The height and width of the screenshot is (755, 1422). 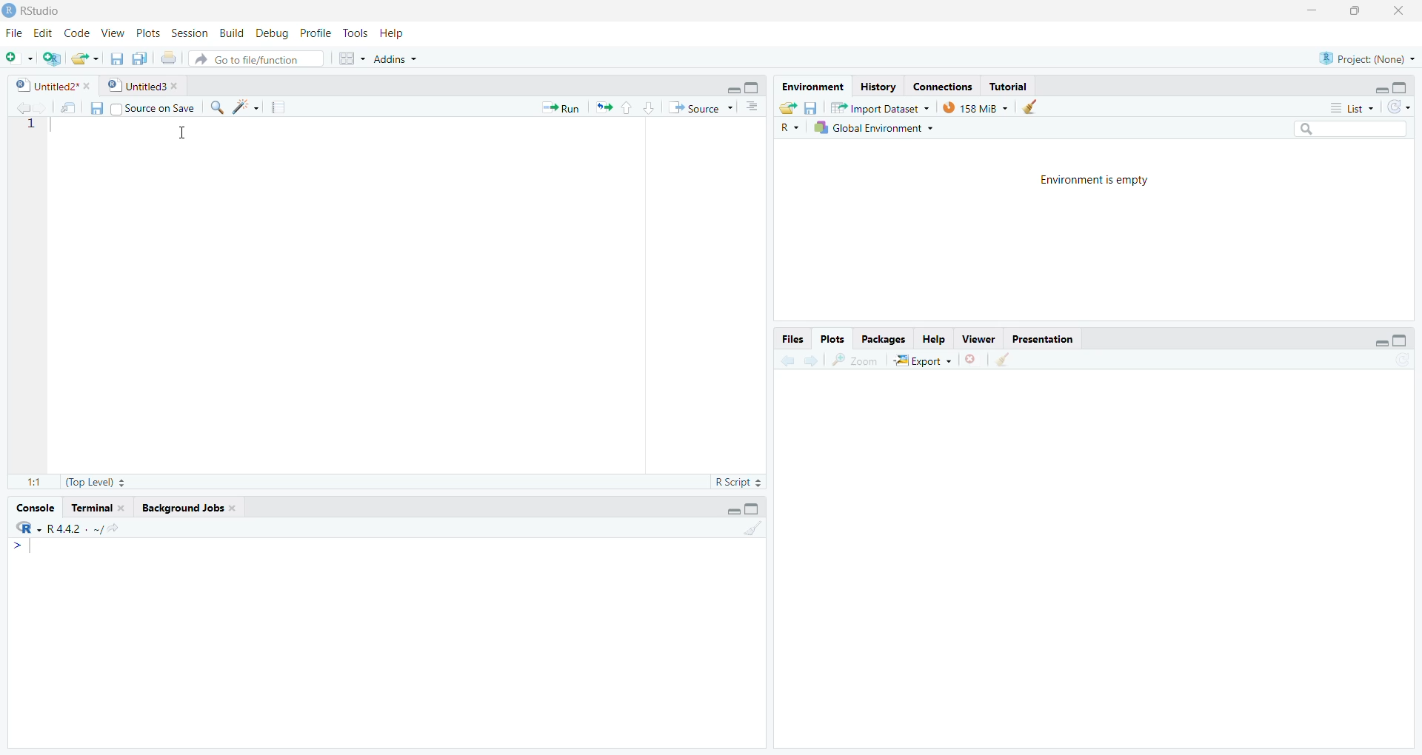 What do you see at coordinates (1031, 107) in the screenshot?
I see `` at bounding box center [1031, 107].